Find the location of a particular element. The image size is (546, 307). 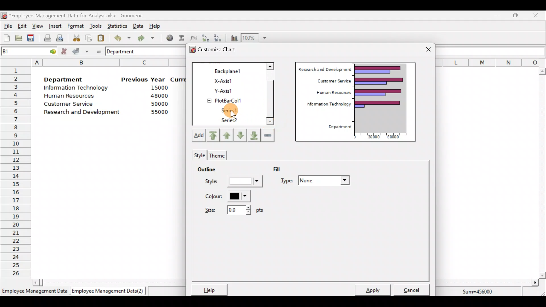

Close is located at coordinates (535, 16).